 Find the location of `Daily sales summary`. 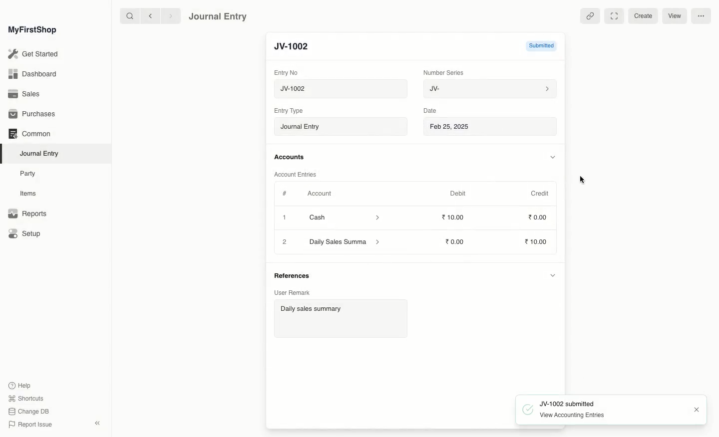

Daily sales summary is located at coordinates (340, 320).